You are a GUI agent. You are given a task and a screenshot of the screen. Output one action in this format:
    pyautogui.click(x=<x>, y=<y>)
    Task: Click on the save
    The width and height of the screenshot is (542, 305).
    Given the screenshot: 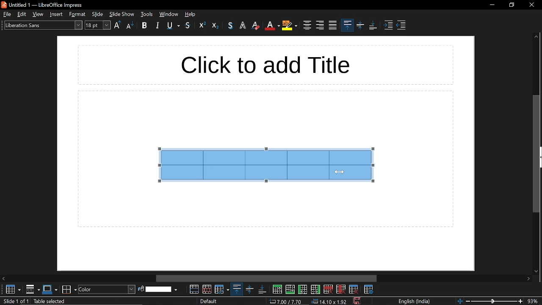 What is the action you would take?
    pyautogui.click(x=357, y=300)
    